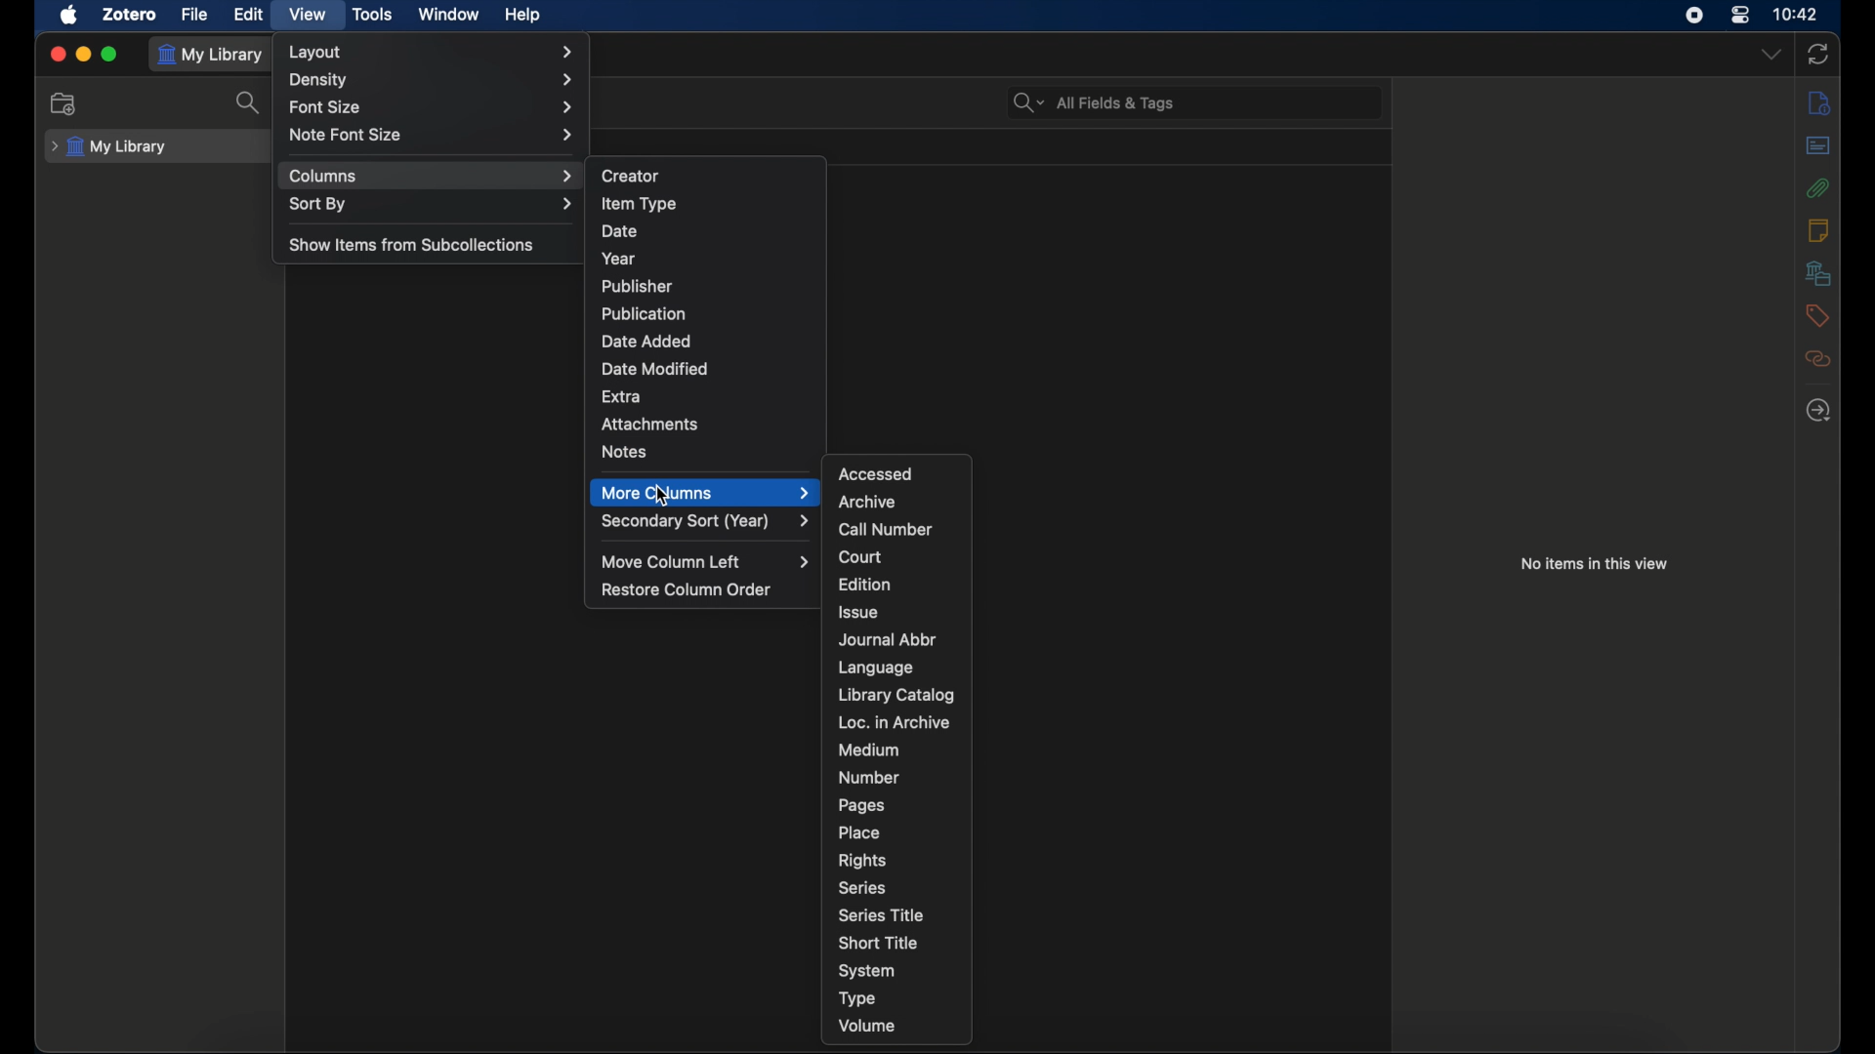 The width and height of the screenshot is (1875, 1054). What do you see at coordinates (883, 914) in the screenshot?
I see `series title` at bounding box center [883, 914].